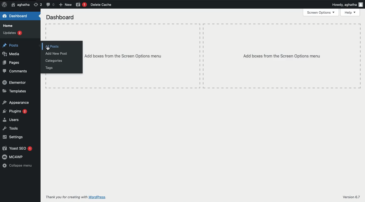 This screenshot has width=365, height=202. Describe the element at coordinates (320, 13) in the screenshot. I see `Screen Options` at that location.